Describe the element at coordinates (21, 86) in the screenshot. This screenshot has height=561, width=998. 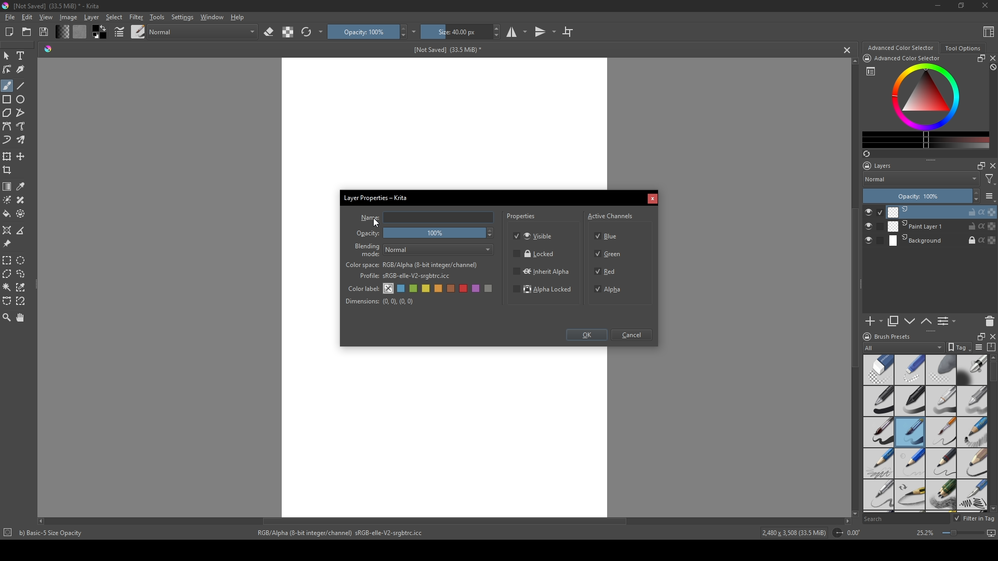
I see `line` at that location.